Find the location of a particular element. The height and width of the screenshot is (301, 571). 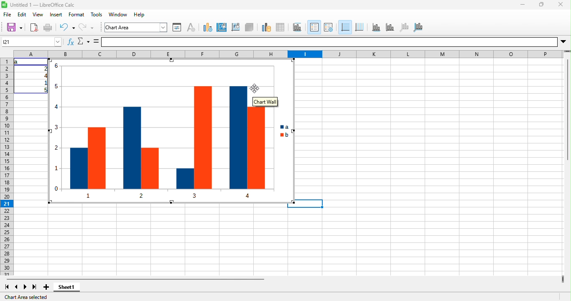

chart wall is located at coordinates (236, 28).